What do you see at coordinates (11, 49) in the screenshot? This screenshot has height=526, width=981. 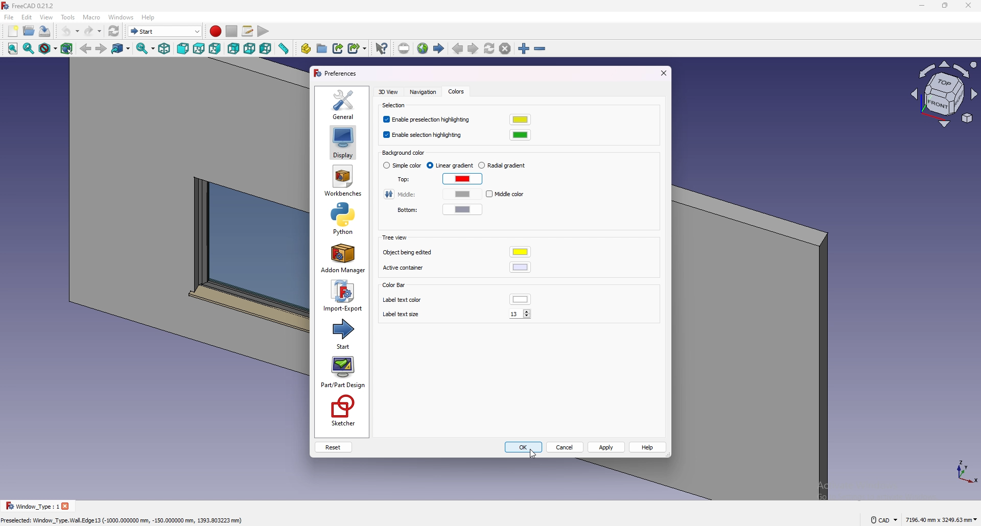 I see `fit all` at bounding box center [11, 49].